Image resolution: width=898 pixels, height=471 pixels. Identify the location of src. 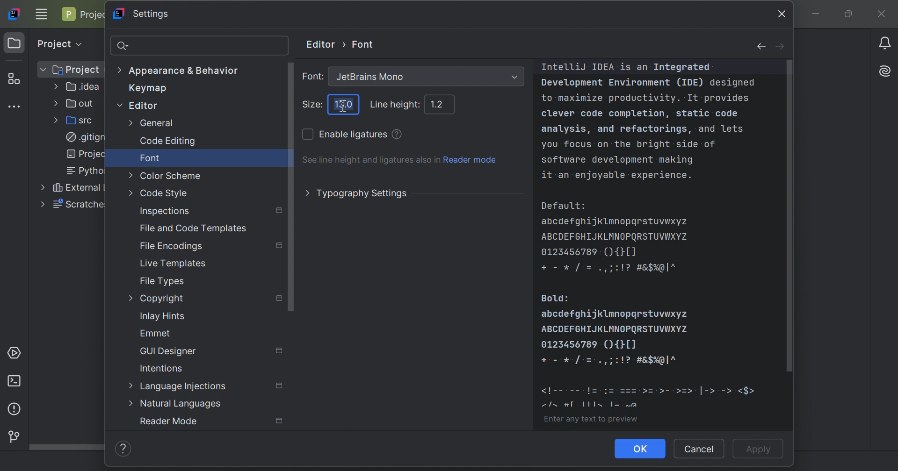
(78, 120).